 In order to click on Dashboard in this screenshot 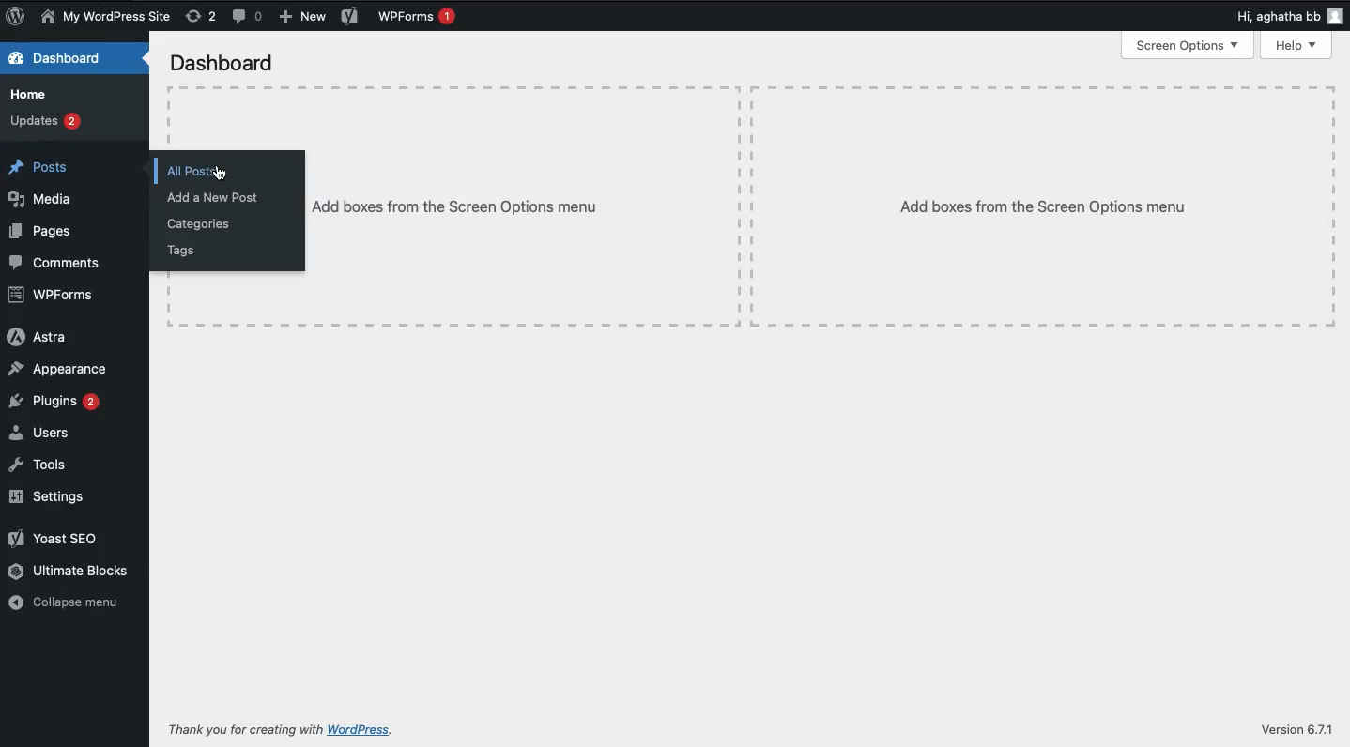, I will do `click(60, 58)`.